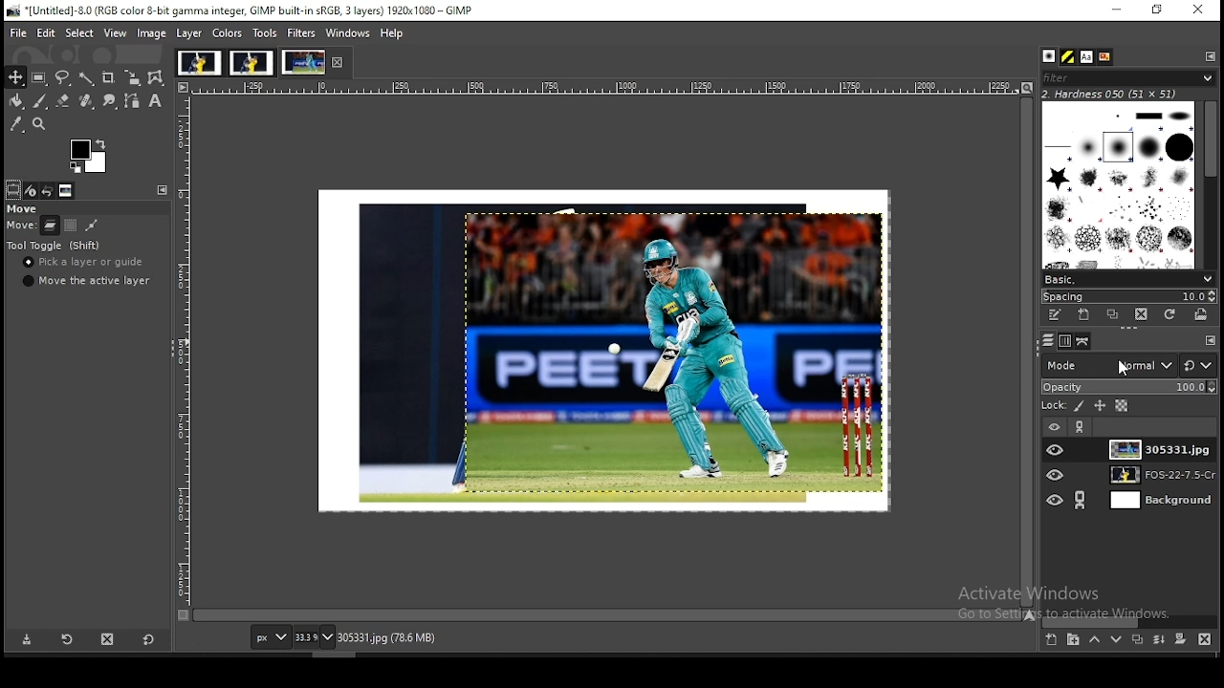  I want to click on scale tool, so click(133, 77).